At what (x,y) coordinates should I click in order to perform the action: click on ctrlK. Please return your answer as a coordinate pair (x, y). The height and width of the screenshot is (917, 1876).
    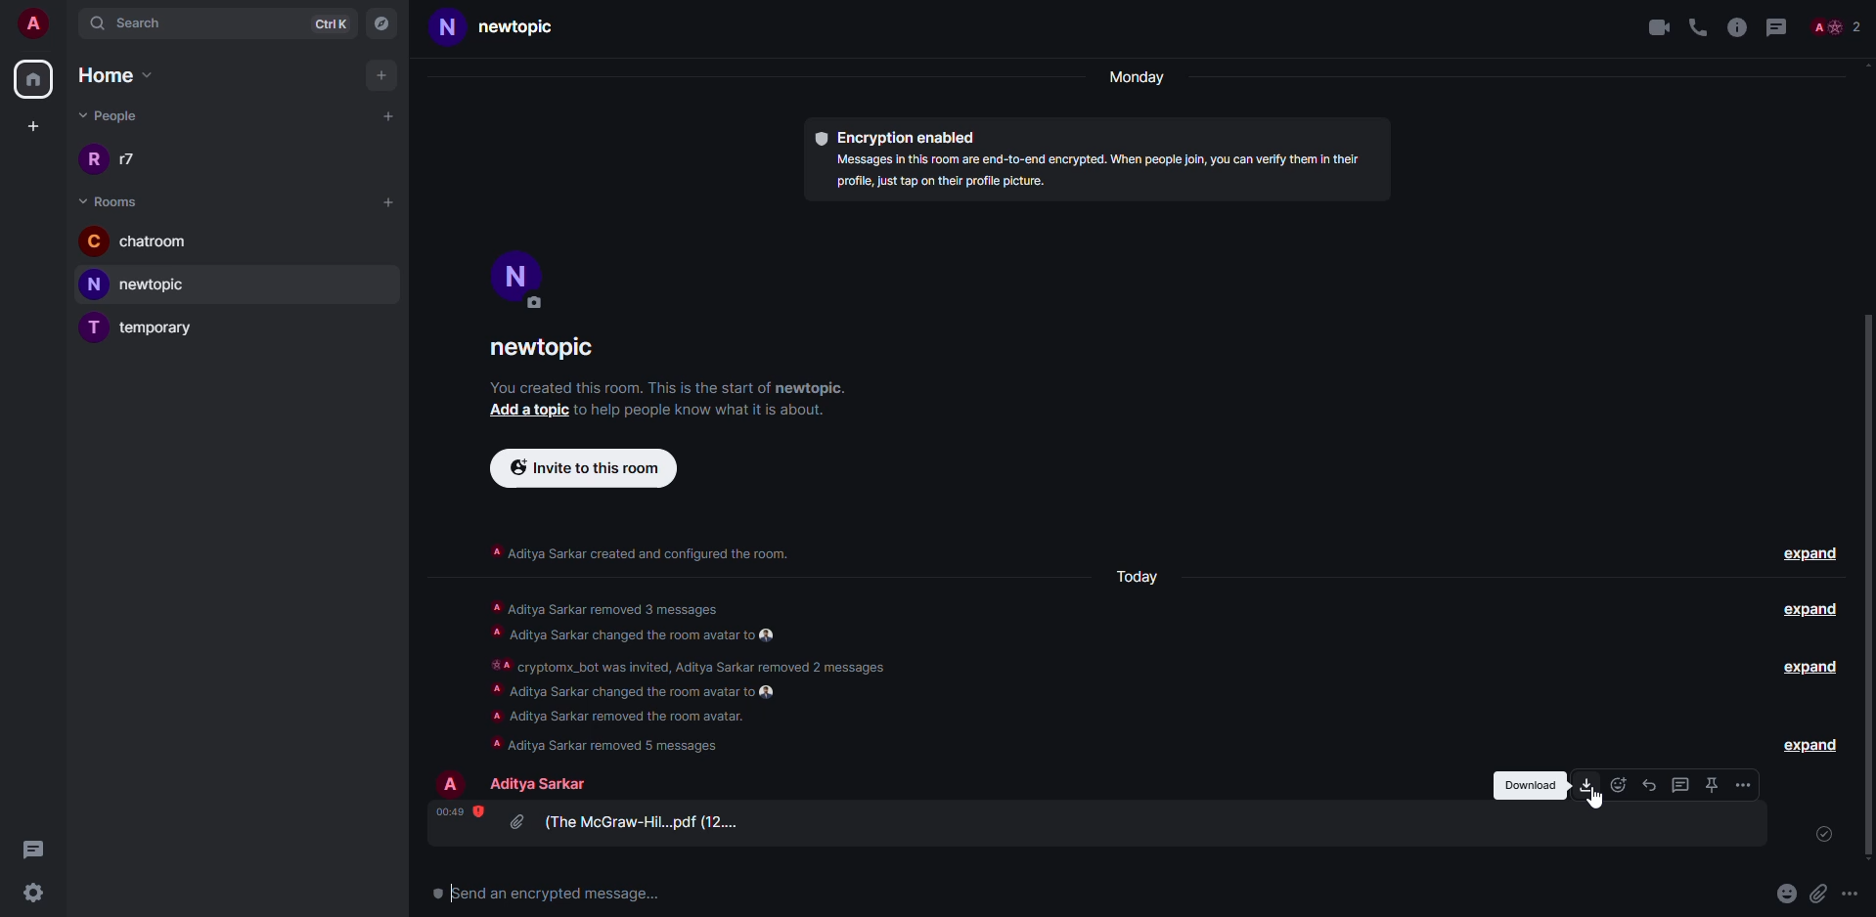
    Looking at the image, I should click on (334, 22).